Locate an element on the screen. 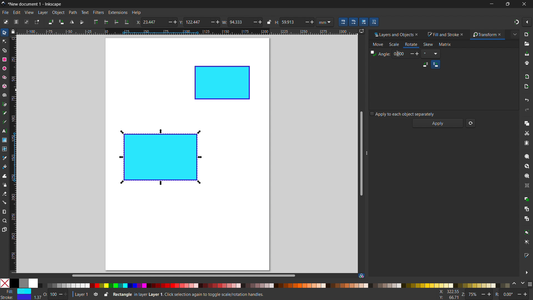 This screenshot has height=300, width=533. Rectangle in Layer 1. Click selection again to toggle scale/ rotation handles is located at coordinates (190, 294).